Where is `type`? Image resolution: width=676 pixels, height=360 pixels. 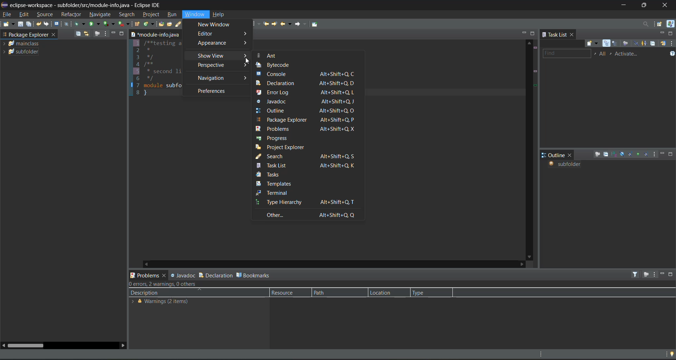
type is located at coordinates (424, 293).